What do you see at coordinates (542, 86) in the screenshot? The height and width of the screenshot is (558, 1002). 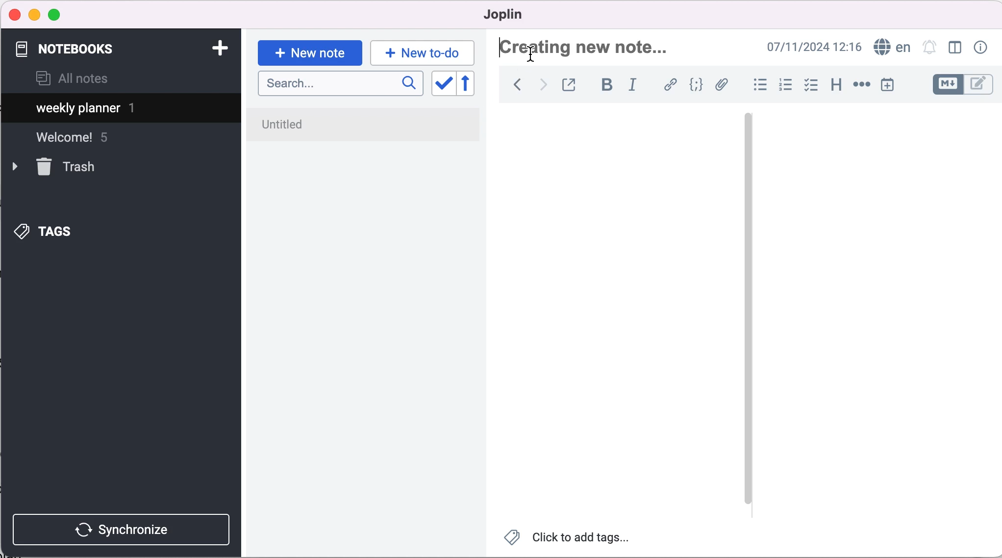 I see `forward` at bounding box center [542, 86].